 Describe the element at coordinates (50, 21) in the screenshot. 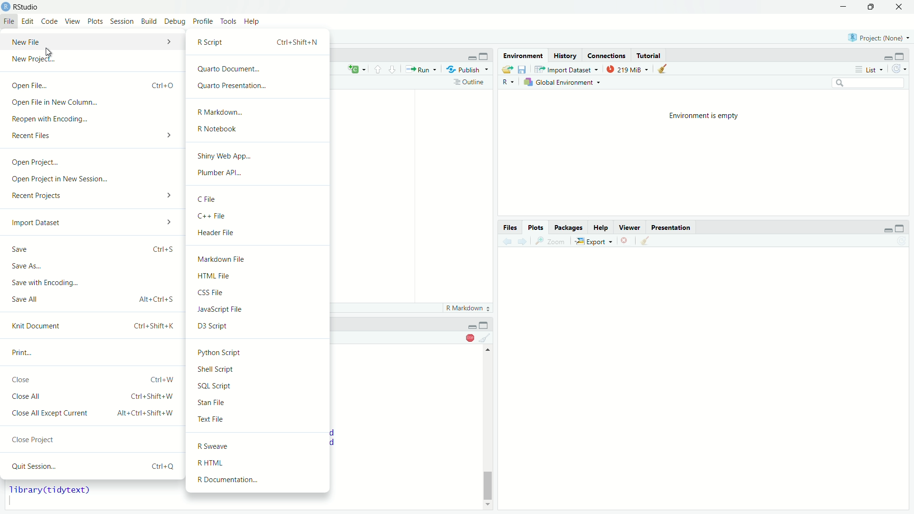

I see `Code` at that location.